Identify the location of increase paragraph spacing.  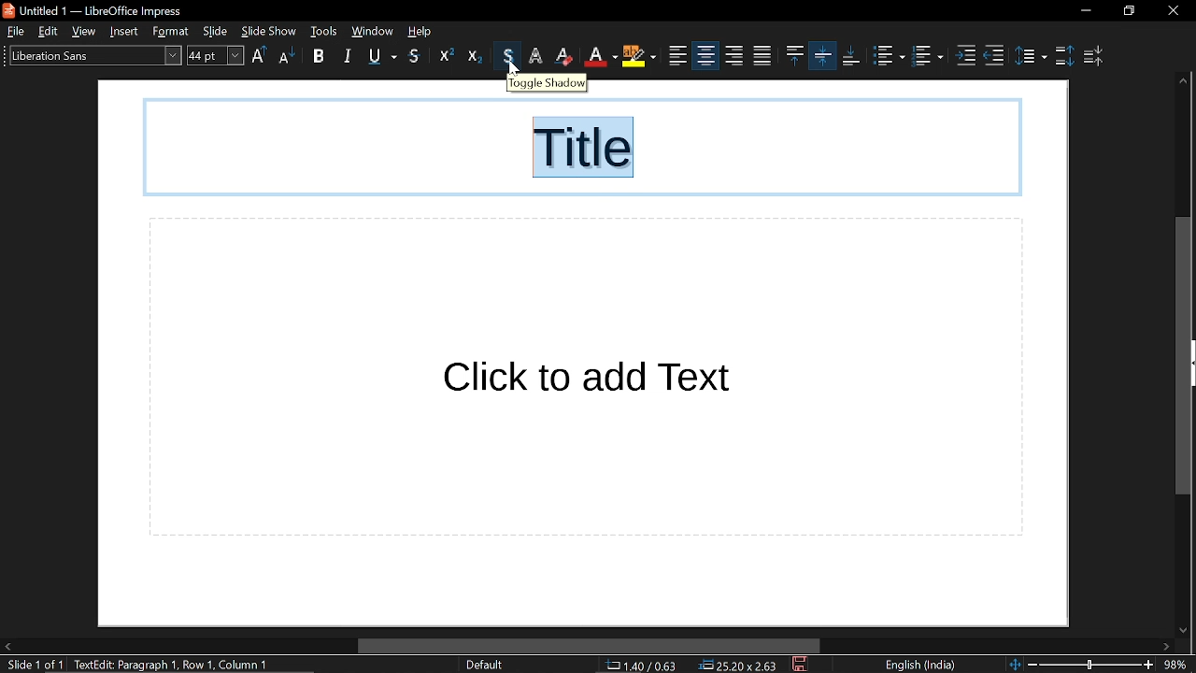
(1063, 54).